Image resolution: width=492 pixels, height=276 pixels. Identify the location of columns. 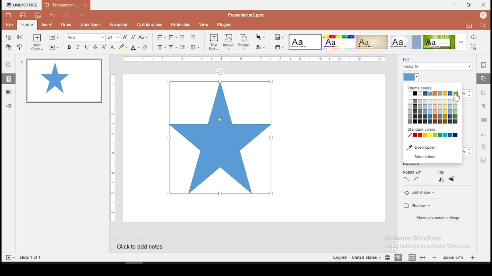
(194, 47).